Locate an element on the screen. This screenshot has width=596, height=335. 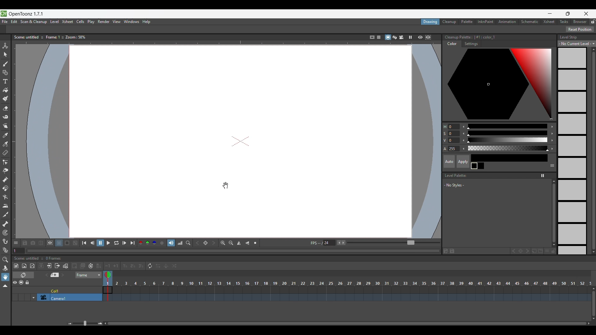
Cutter tool is located at coordinates (5, 214).